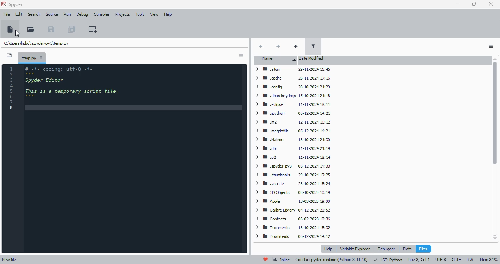 This screenshot has height=264, width=500. Describe the element at coordinates (293, 114) in the screenshot. I see `> WM python 05-12-2024 14:21` at that location.